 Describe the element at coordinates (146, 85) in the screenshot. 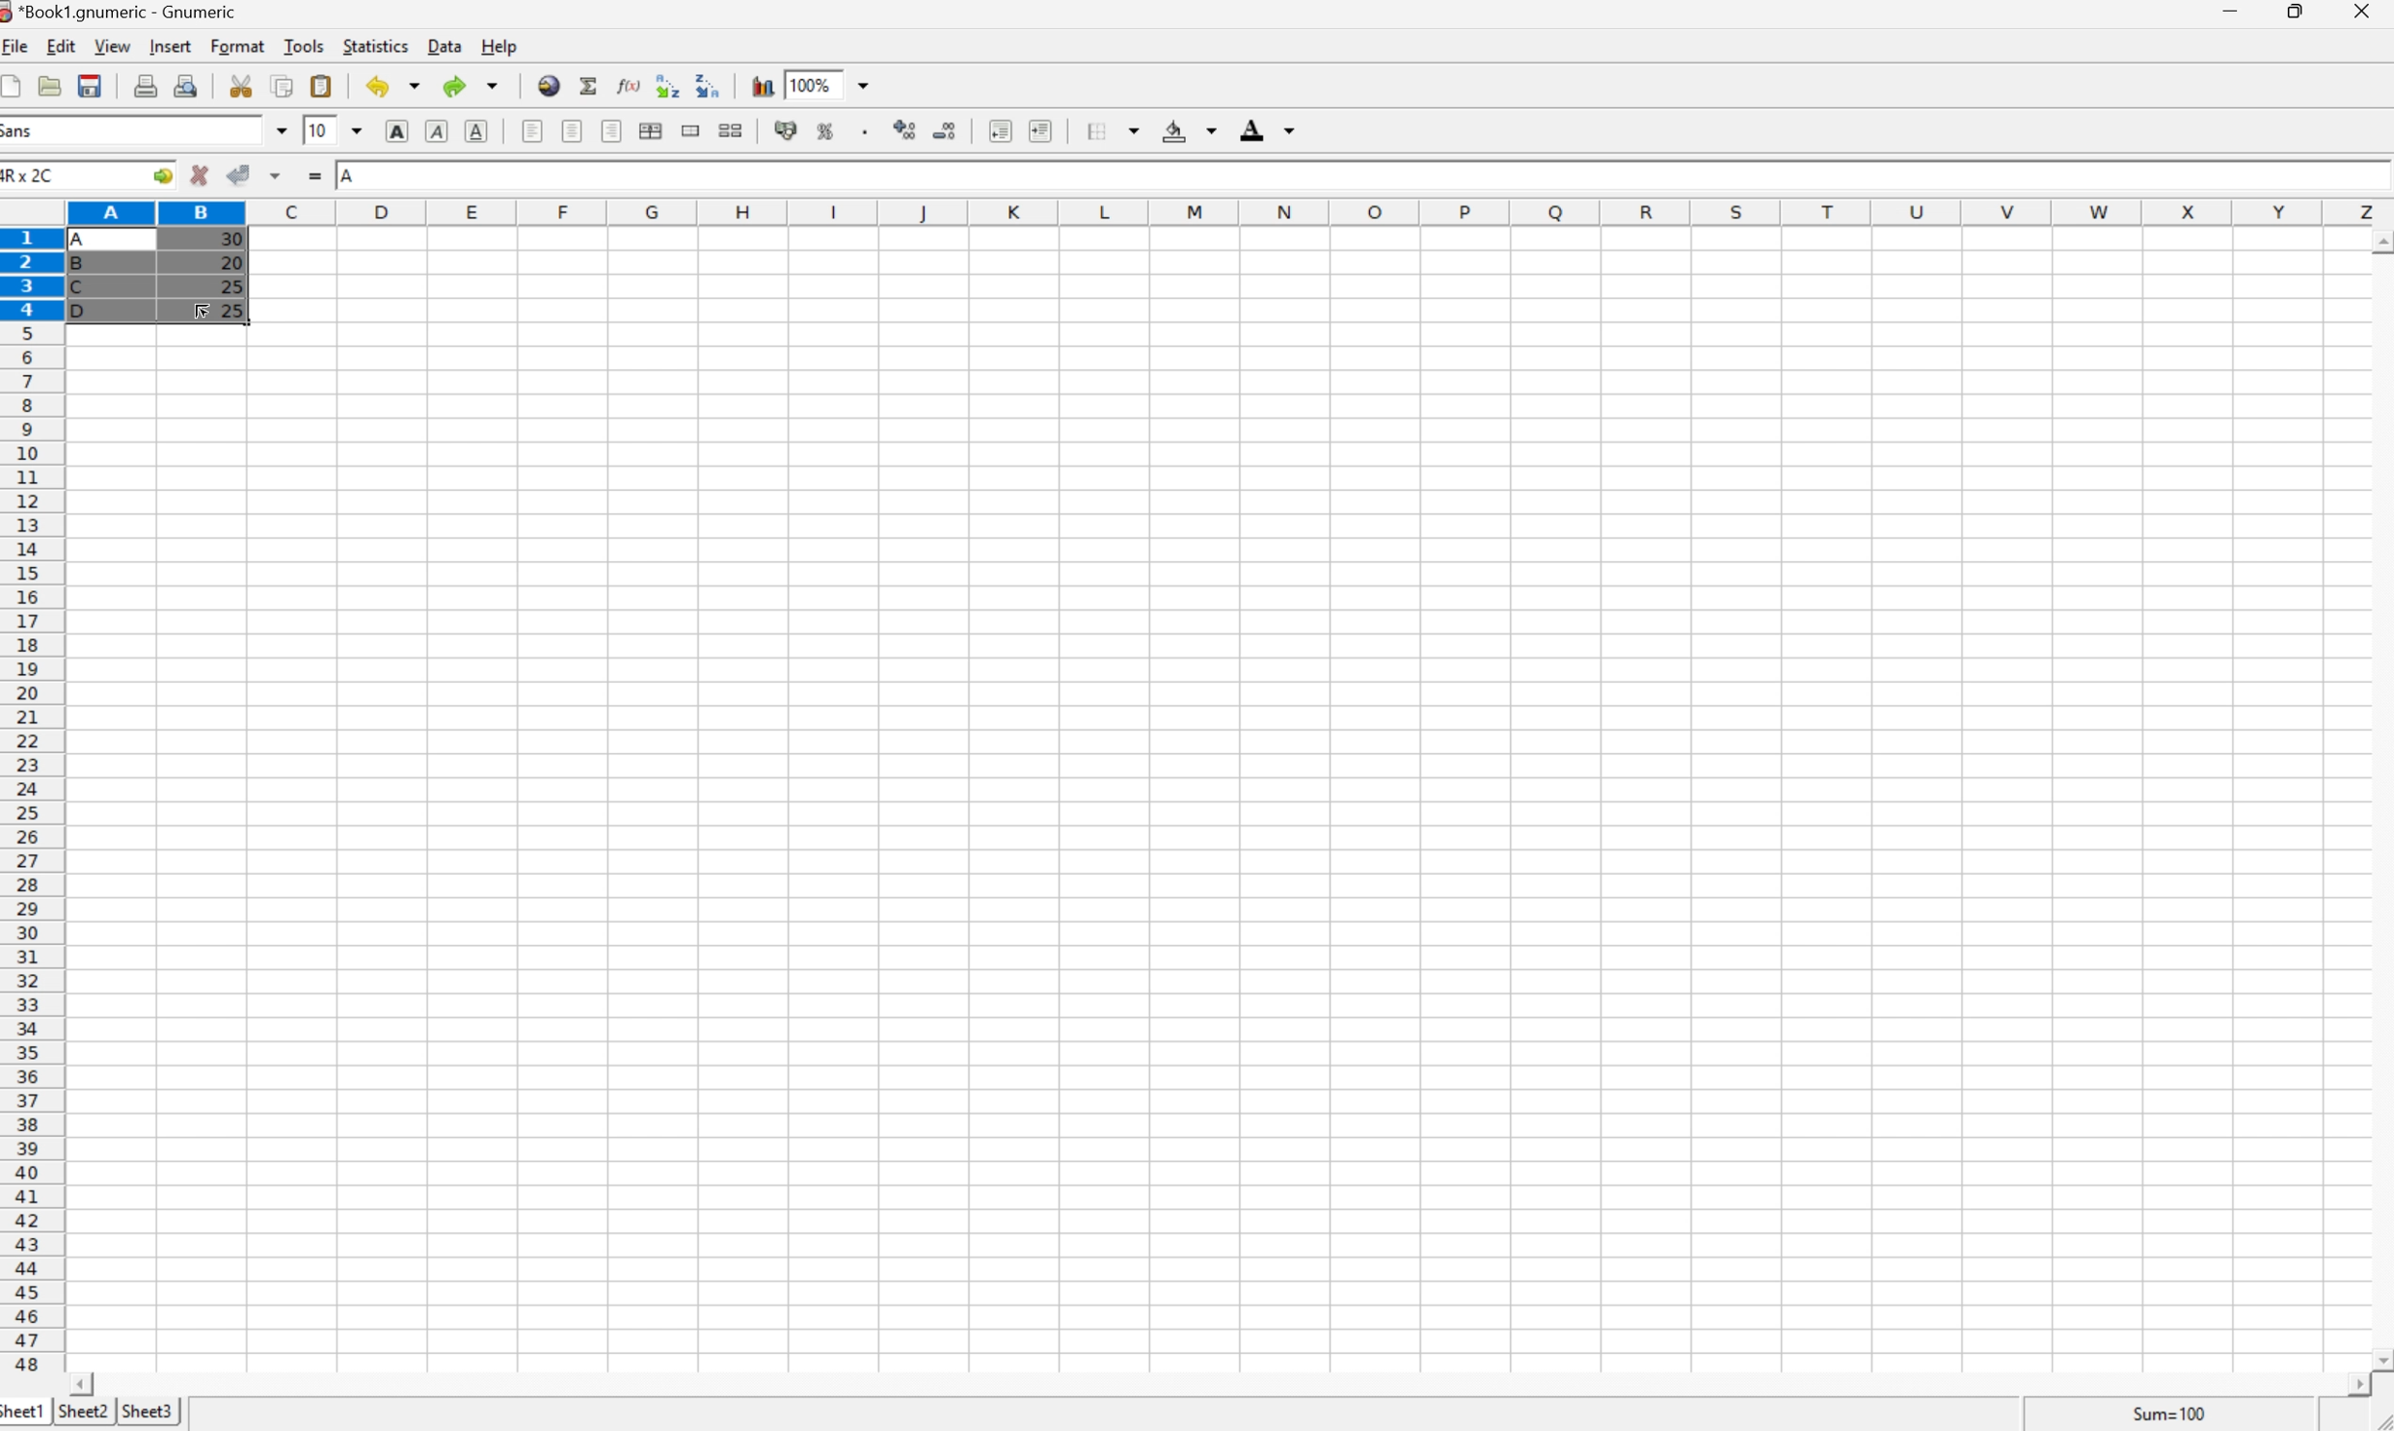

I see `Print the current file` at that location.